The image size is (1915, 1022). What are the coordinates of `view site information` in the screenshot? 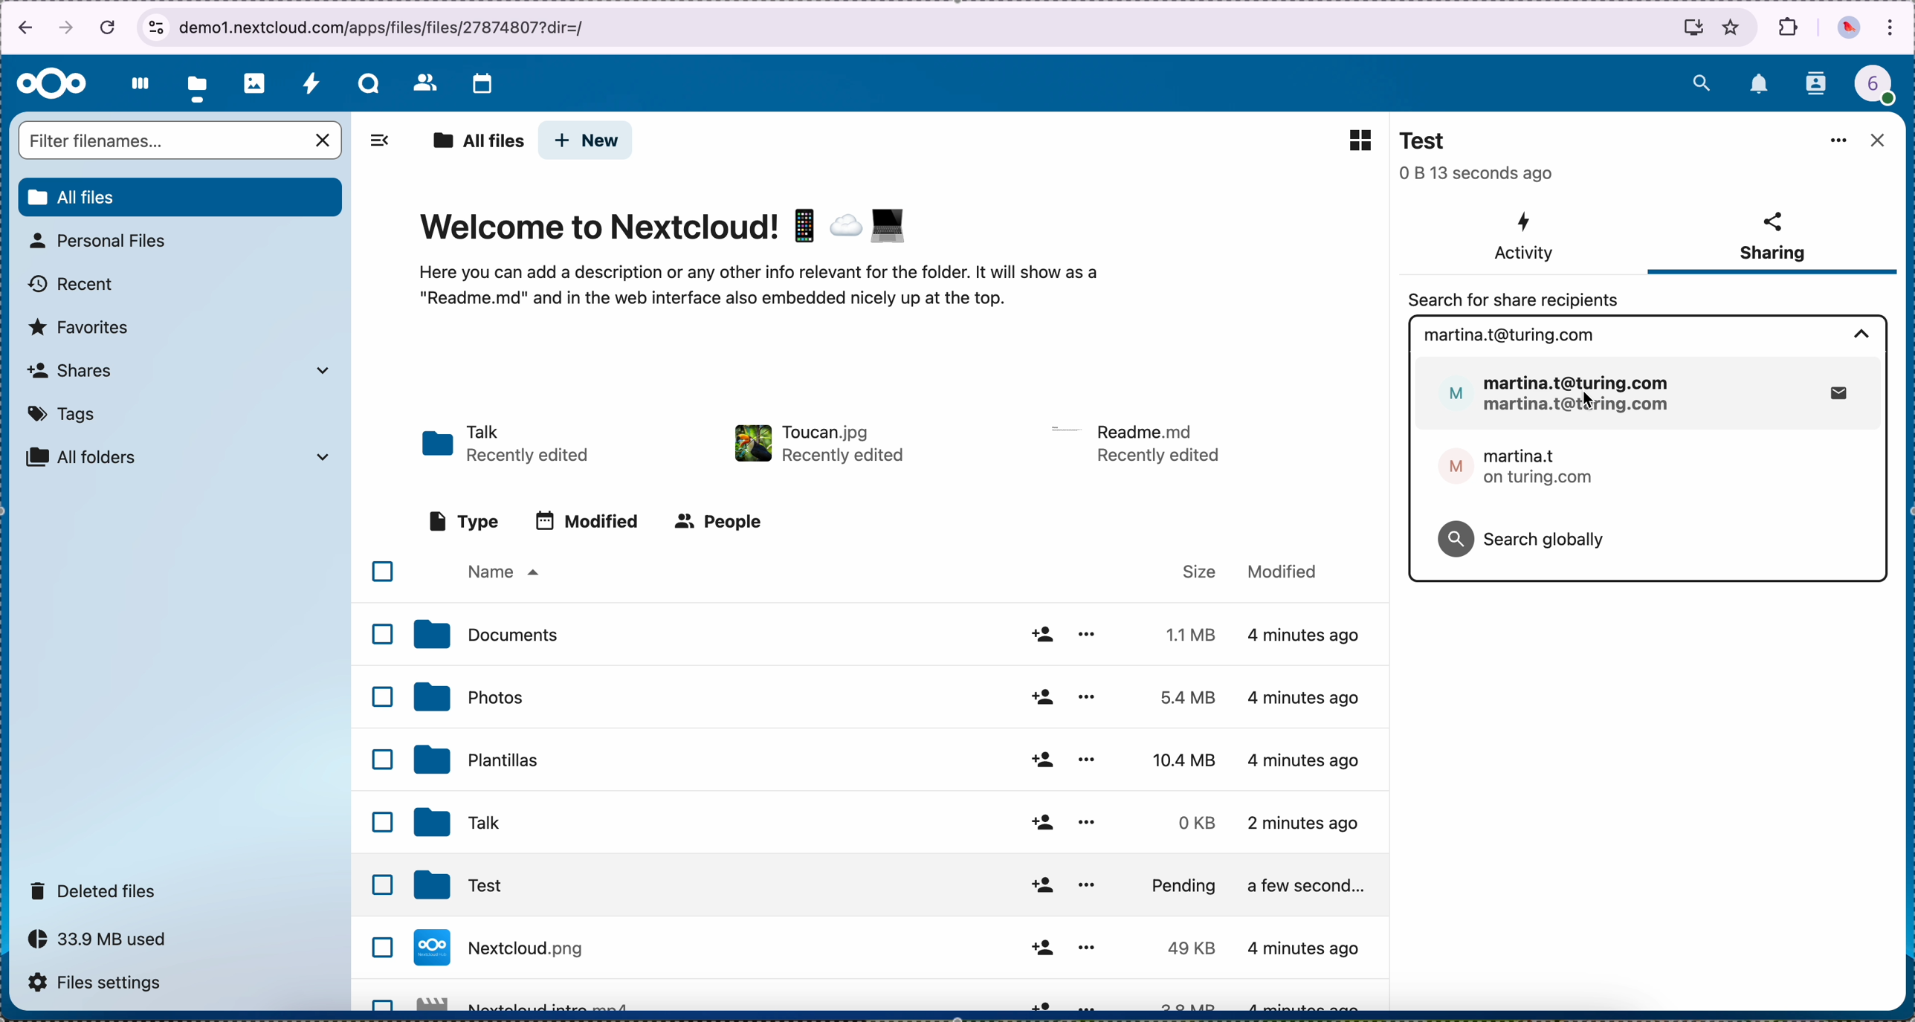 It's located at (155, 28).